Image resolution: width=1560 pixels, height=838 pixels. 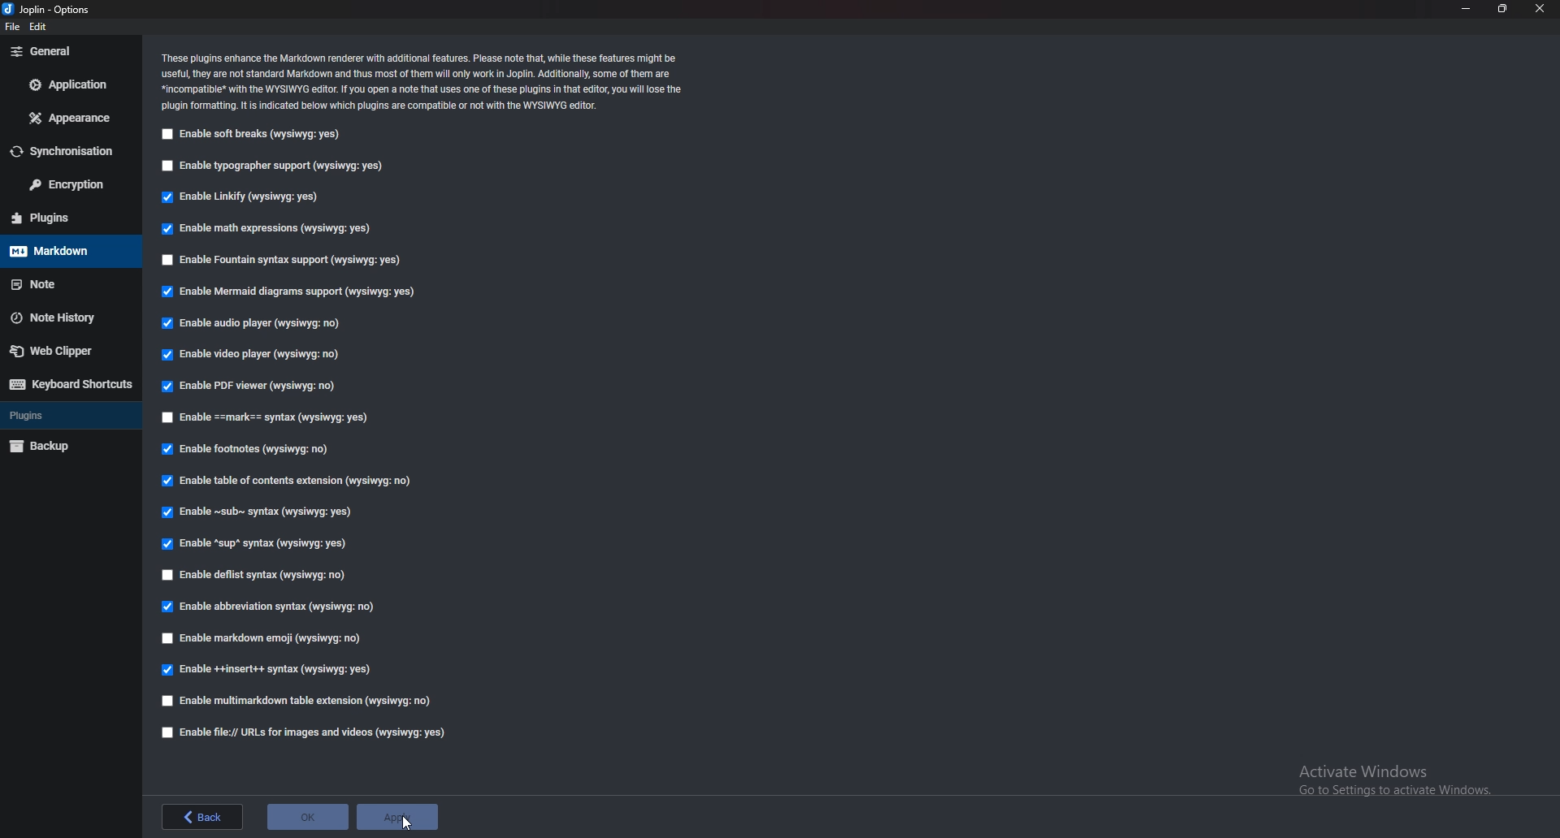 I want to click on Synchronization, so click(x=71, y=152).